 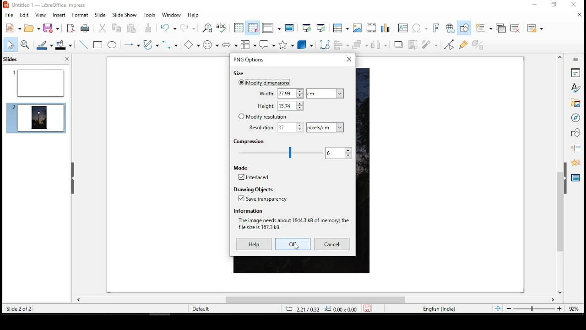 What do you see at coordinates (576, 177) in the screenshot?
I see `master slides` at bounding box center [576, 177].